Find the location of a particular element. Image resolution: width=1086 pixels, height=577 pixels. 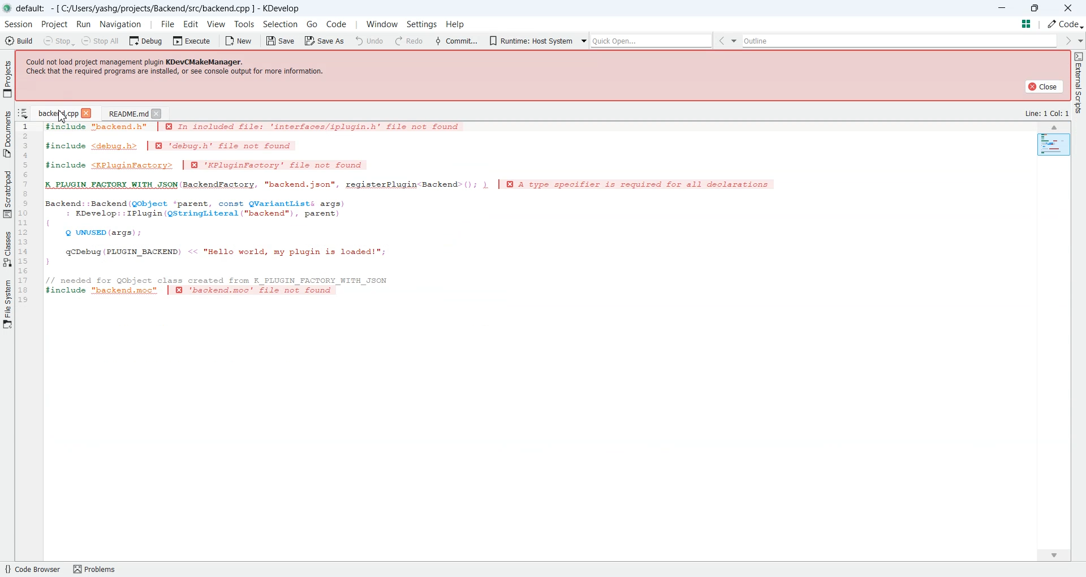

close is located at coordinates (88, 113).